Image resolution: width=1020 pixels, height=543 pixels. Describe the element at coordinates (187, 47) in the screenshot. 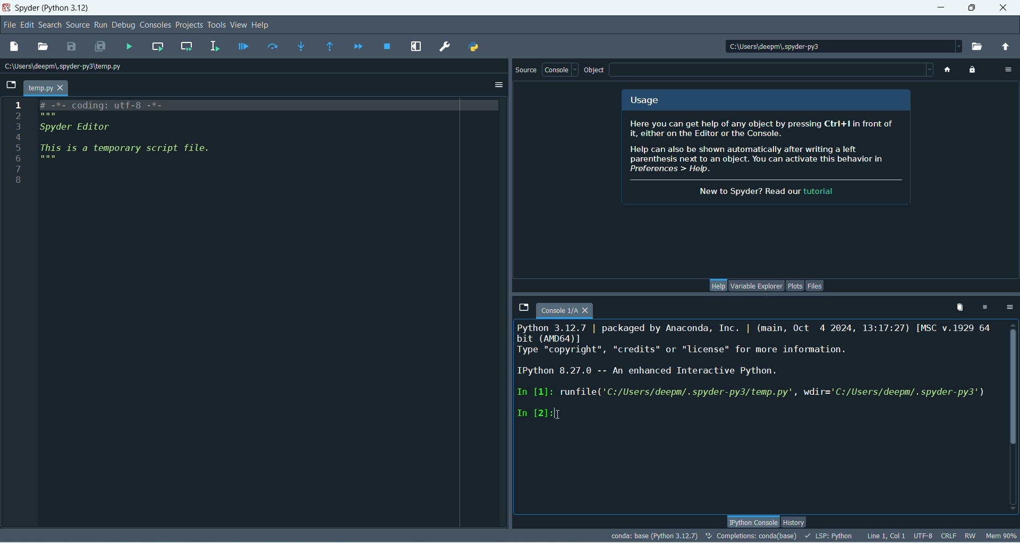

I see `run current cell and go to next one` at that location.